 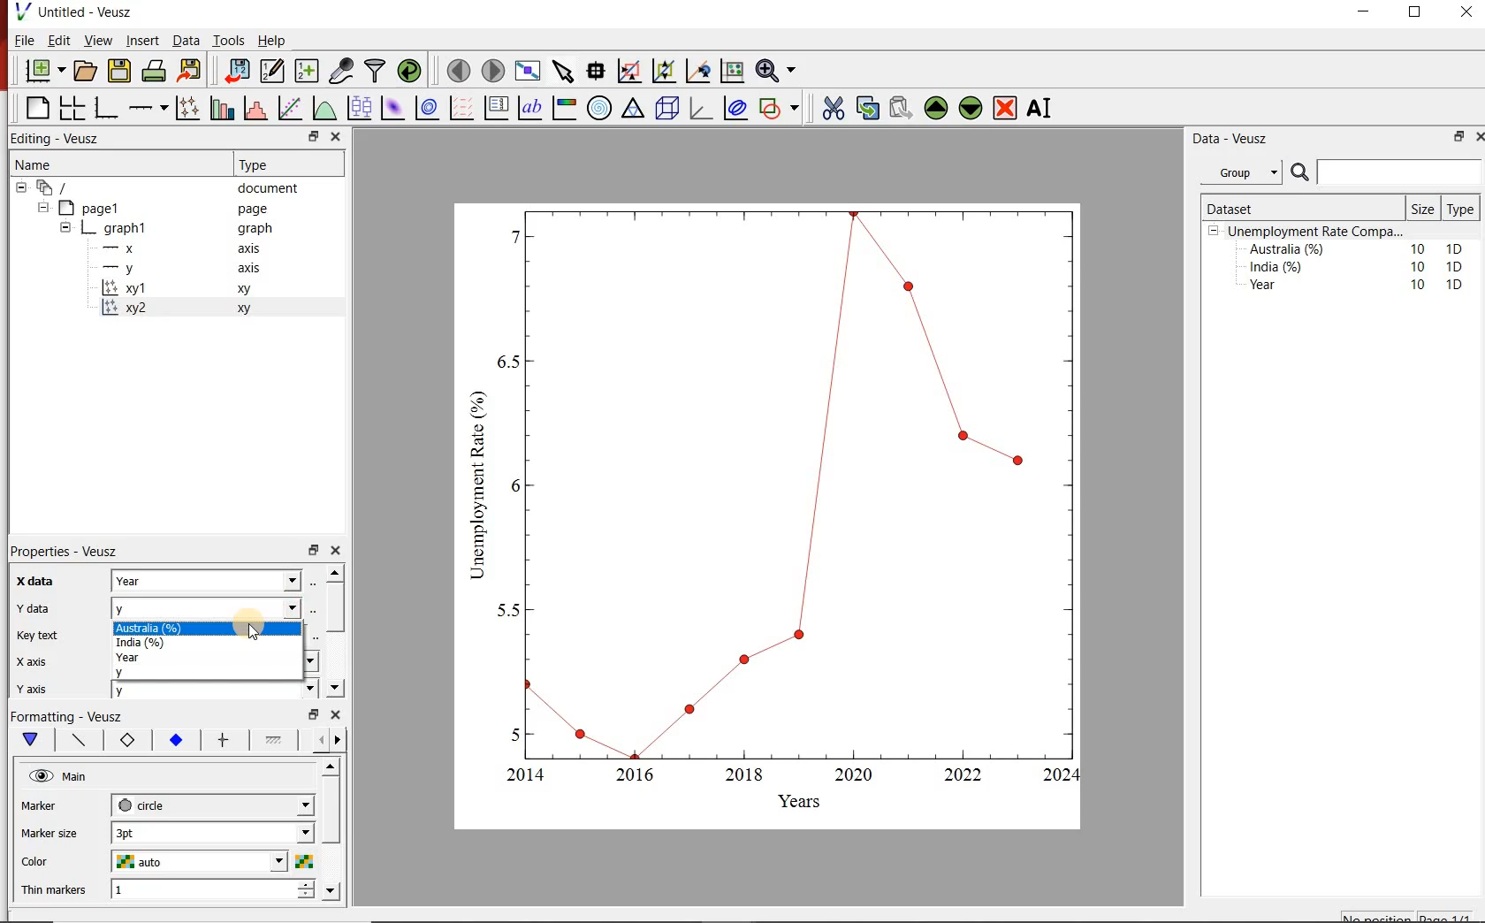 What do you see at coordinates (225, 740) in the screenshot?
I see `error bar line` at bounding box center [225, 740].